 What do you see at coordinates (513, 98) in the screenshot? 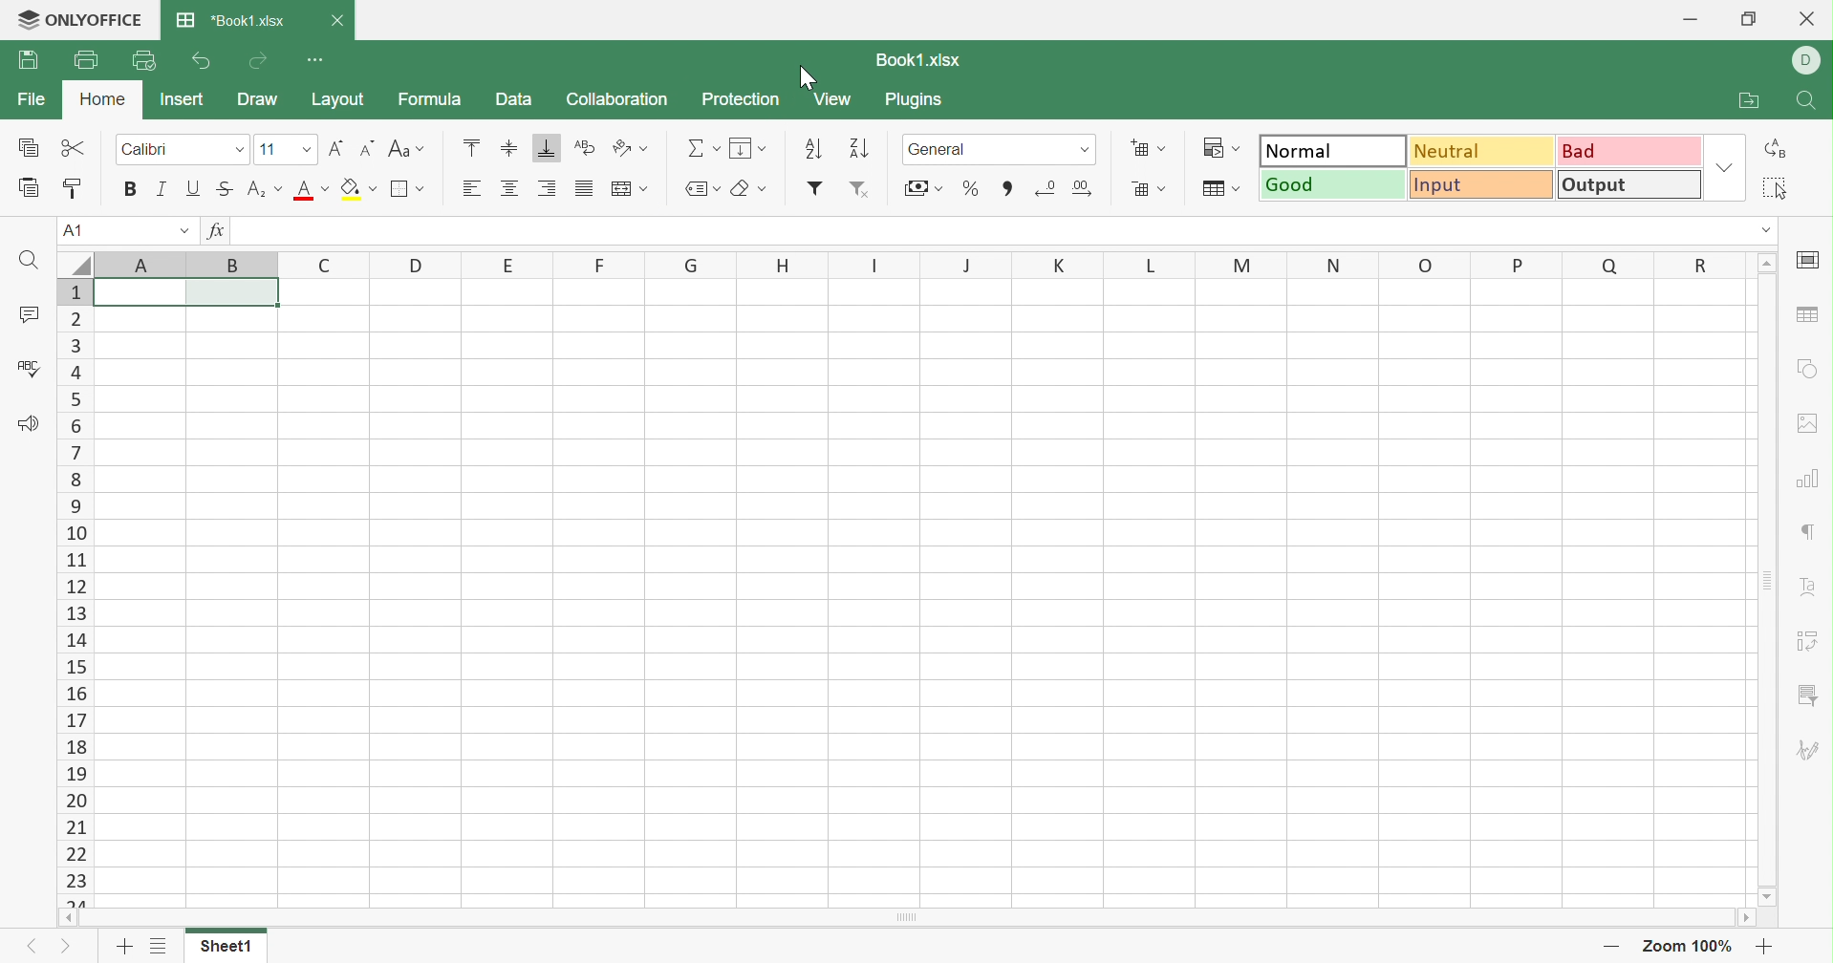
I see `Data` at bounding box center [513, 98].